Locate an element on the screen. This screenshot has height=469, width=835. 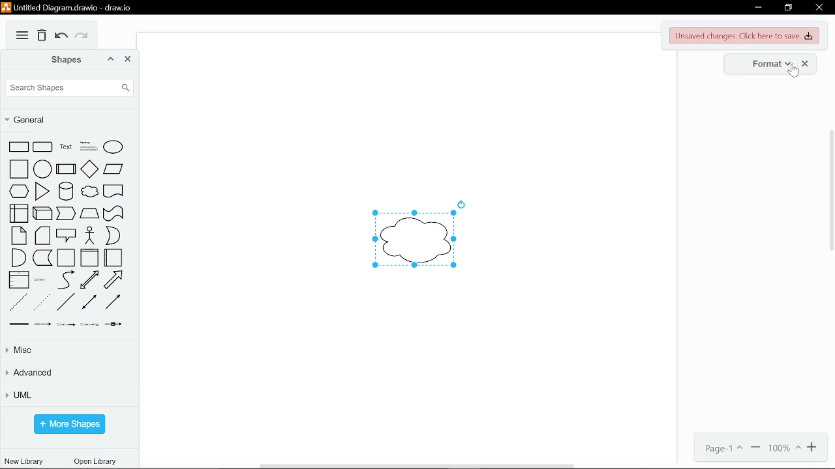
horizontal container is located at coordinates (114, 259).